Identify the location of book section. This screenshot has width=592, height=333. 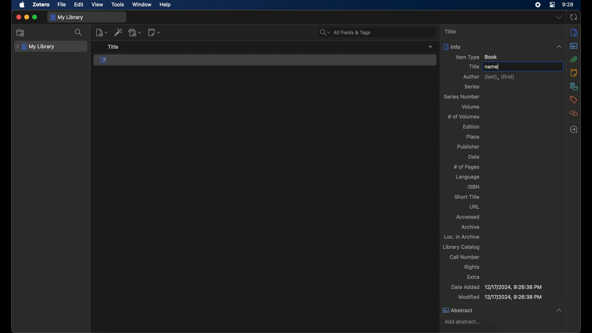
(264, 60).